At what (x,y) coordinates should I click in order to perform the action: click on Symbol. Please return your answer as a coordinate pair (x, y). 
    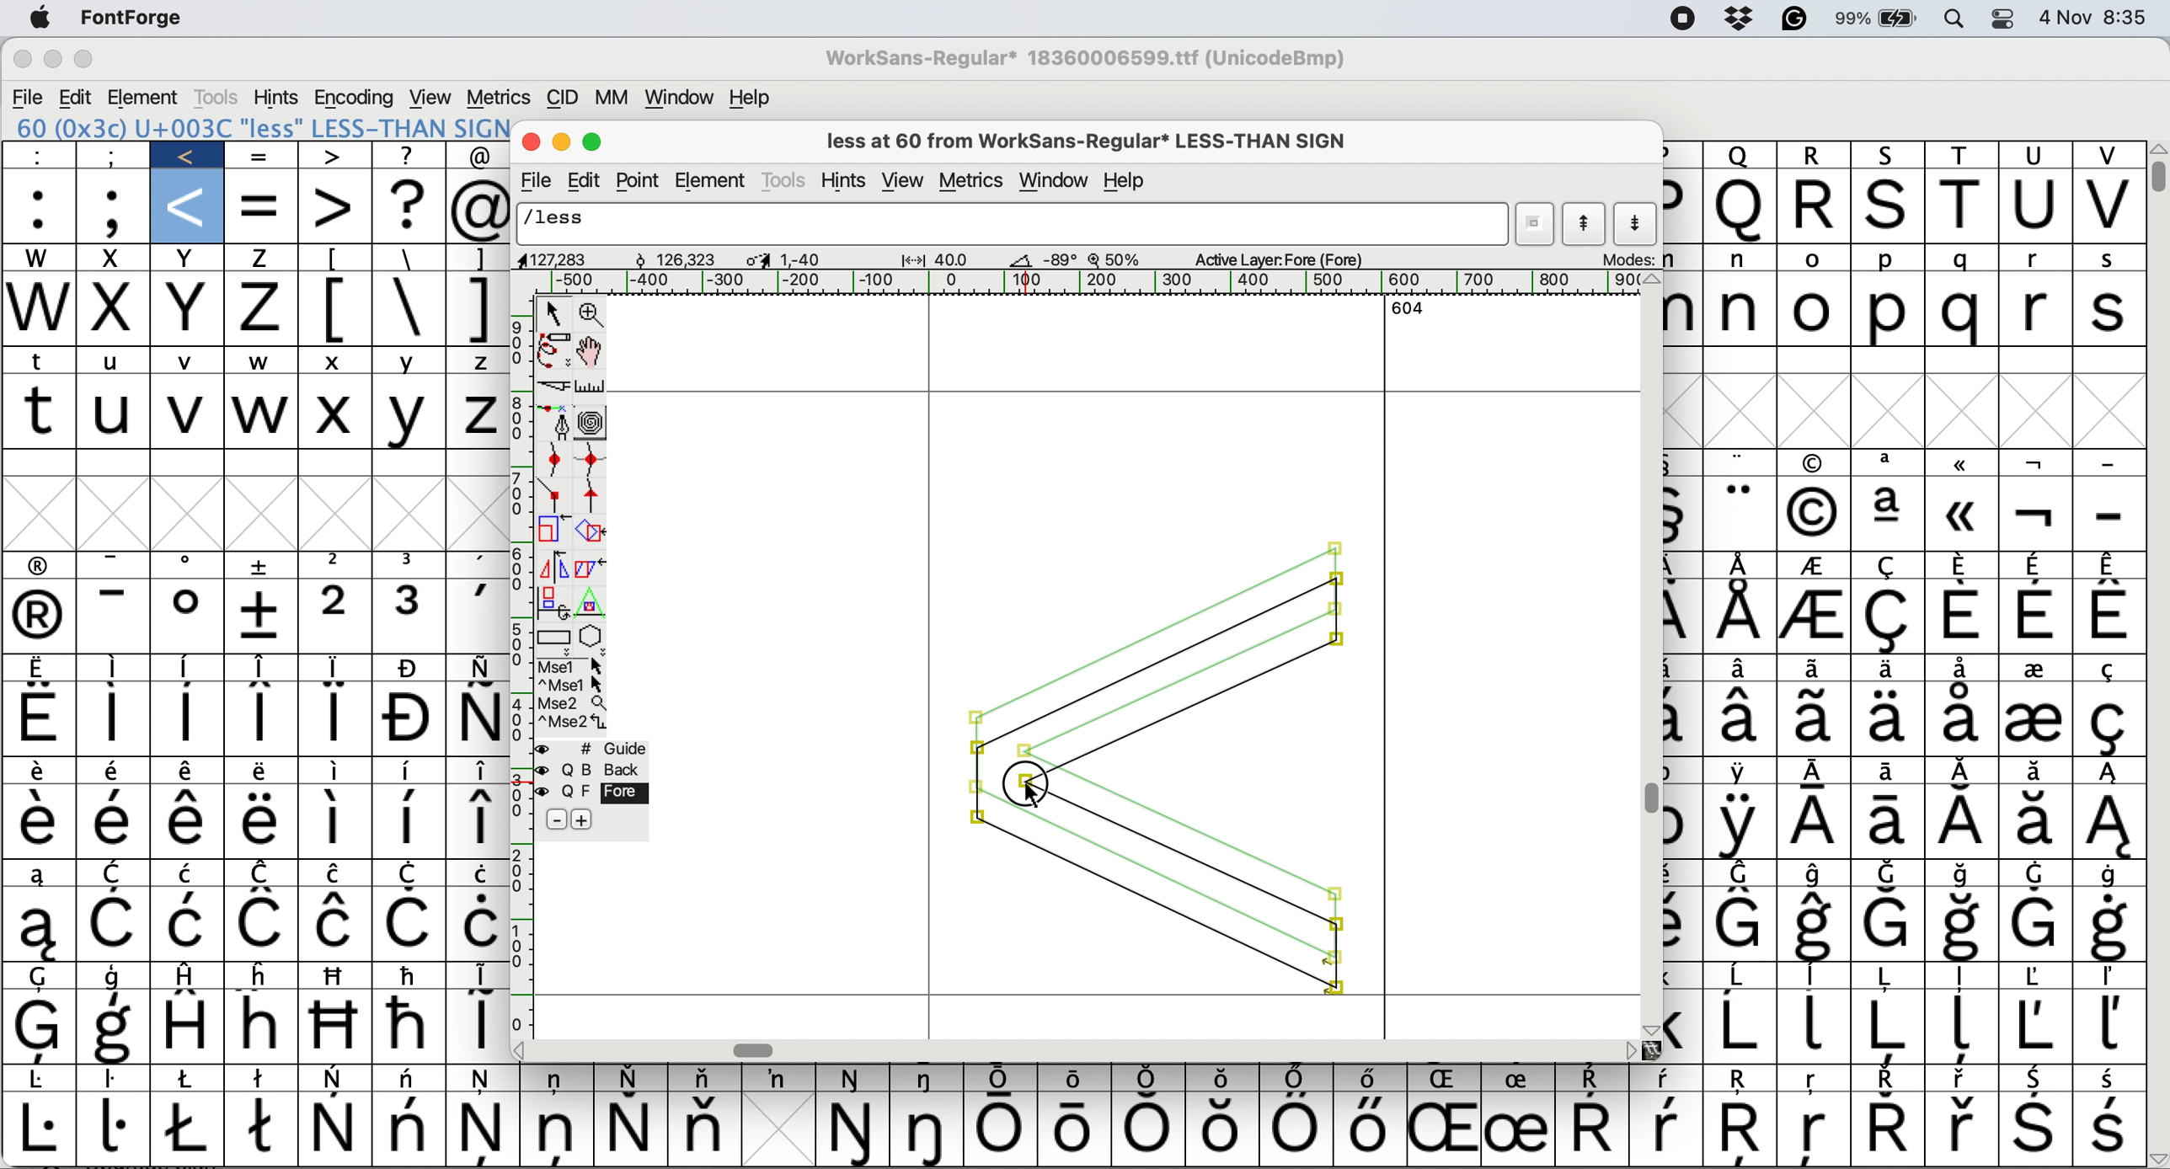
    Looking at the image, I should click on (473, 820).